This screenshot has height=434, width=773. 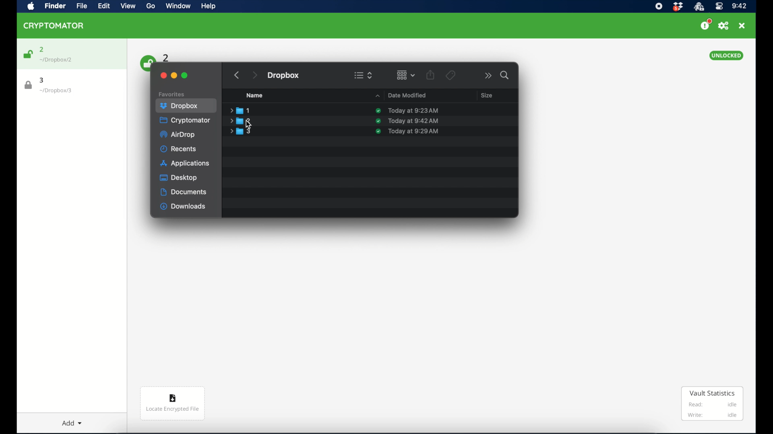 What do you see at coordinates (450, 75) in the screenshot?
I see `tags` at bounding box center [450, 75].